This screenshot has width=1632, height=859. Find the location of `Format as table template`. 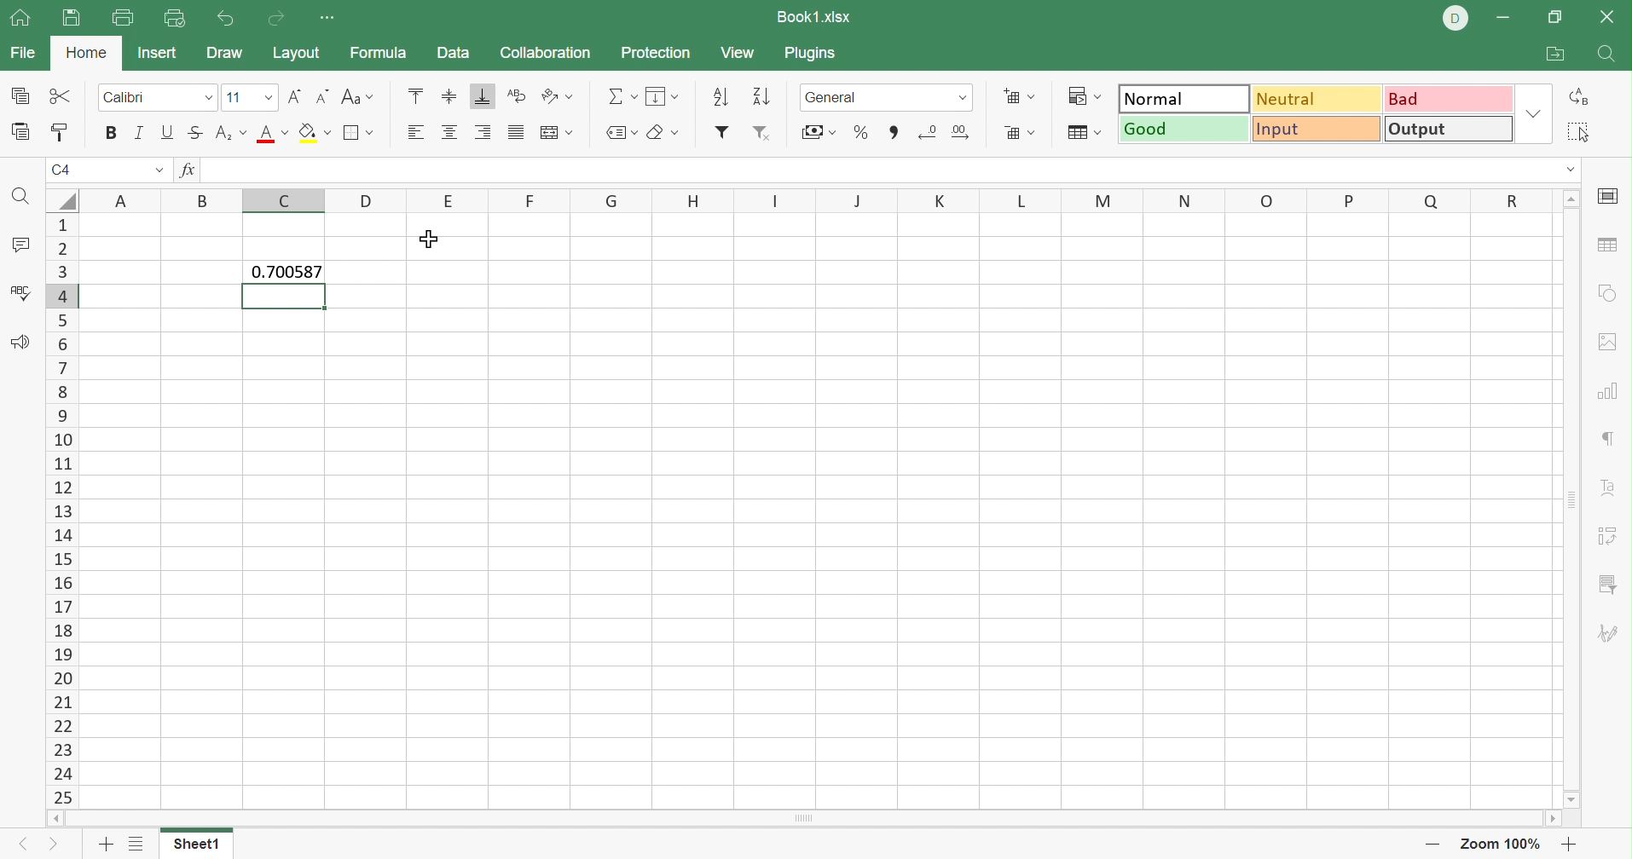

Format as table template is located at coordinates (1085, 133).